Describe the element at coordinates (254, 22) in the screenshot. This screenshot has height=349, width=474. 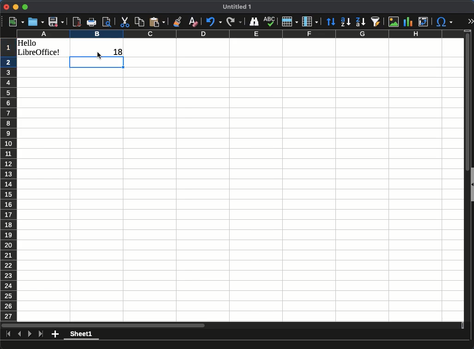
I see `finder` at that location.